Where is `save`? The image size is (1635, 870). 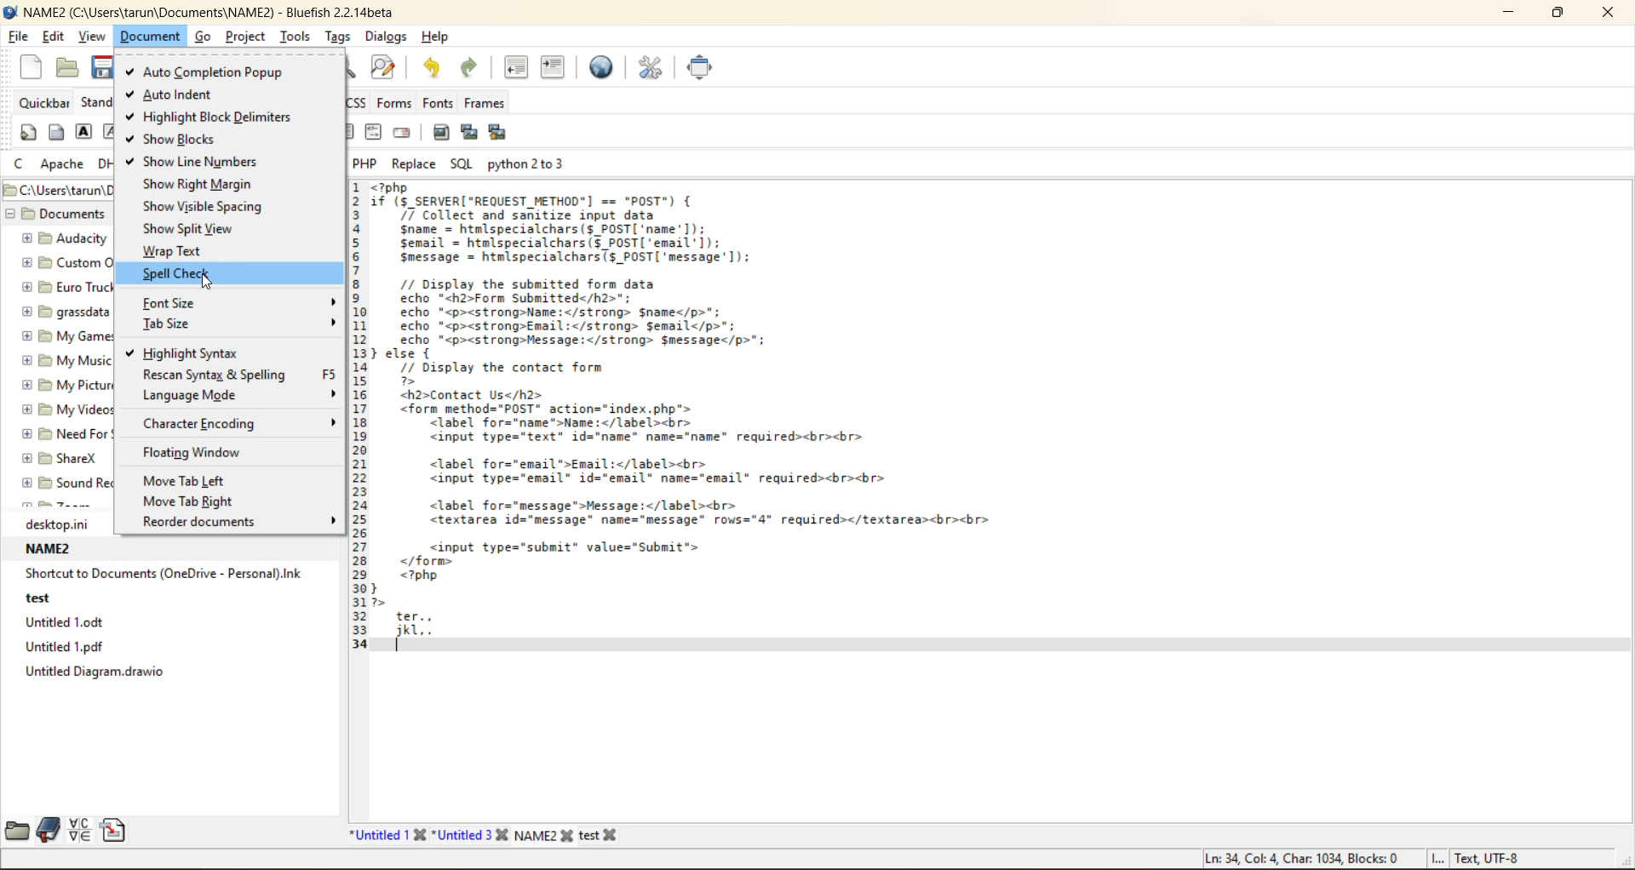 save is located at coordinates (103, 67).